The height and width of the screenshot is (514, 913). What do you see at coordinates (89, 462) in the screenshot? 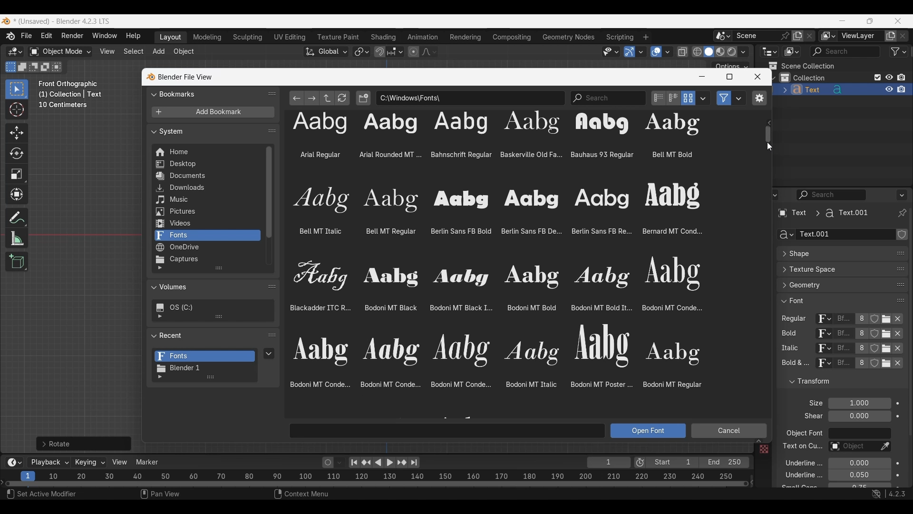
I see `Keying` at bounding box center [89, 462].